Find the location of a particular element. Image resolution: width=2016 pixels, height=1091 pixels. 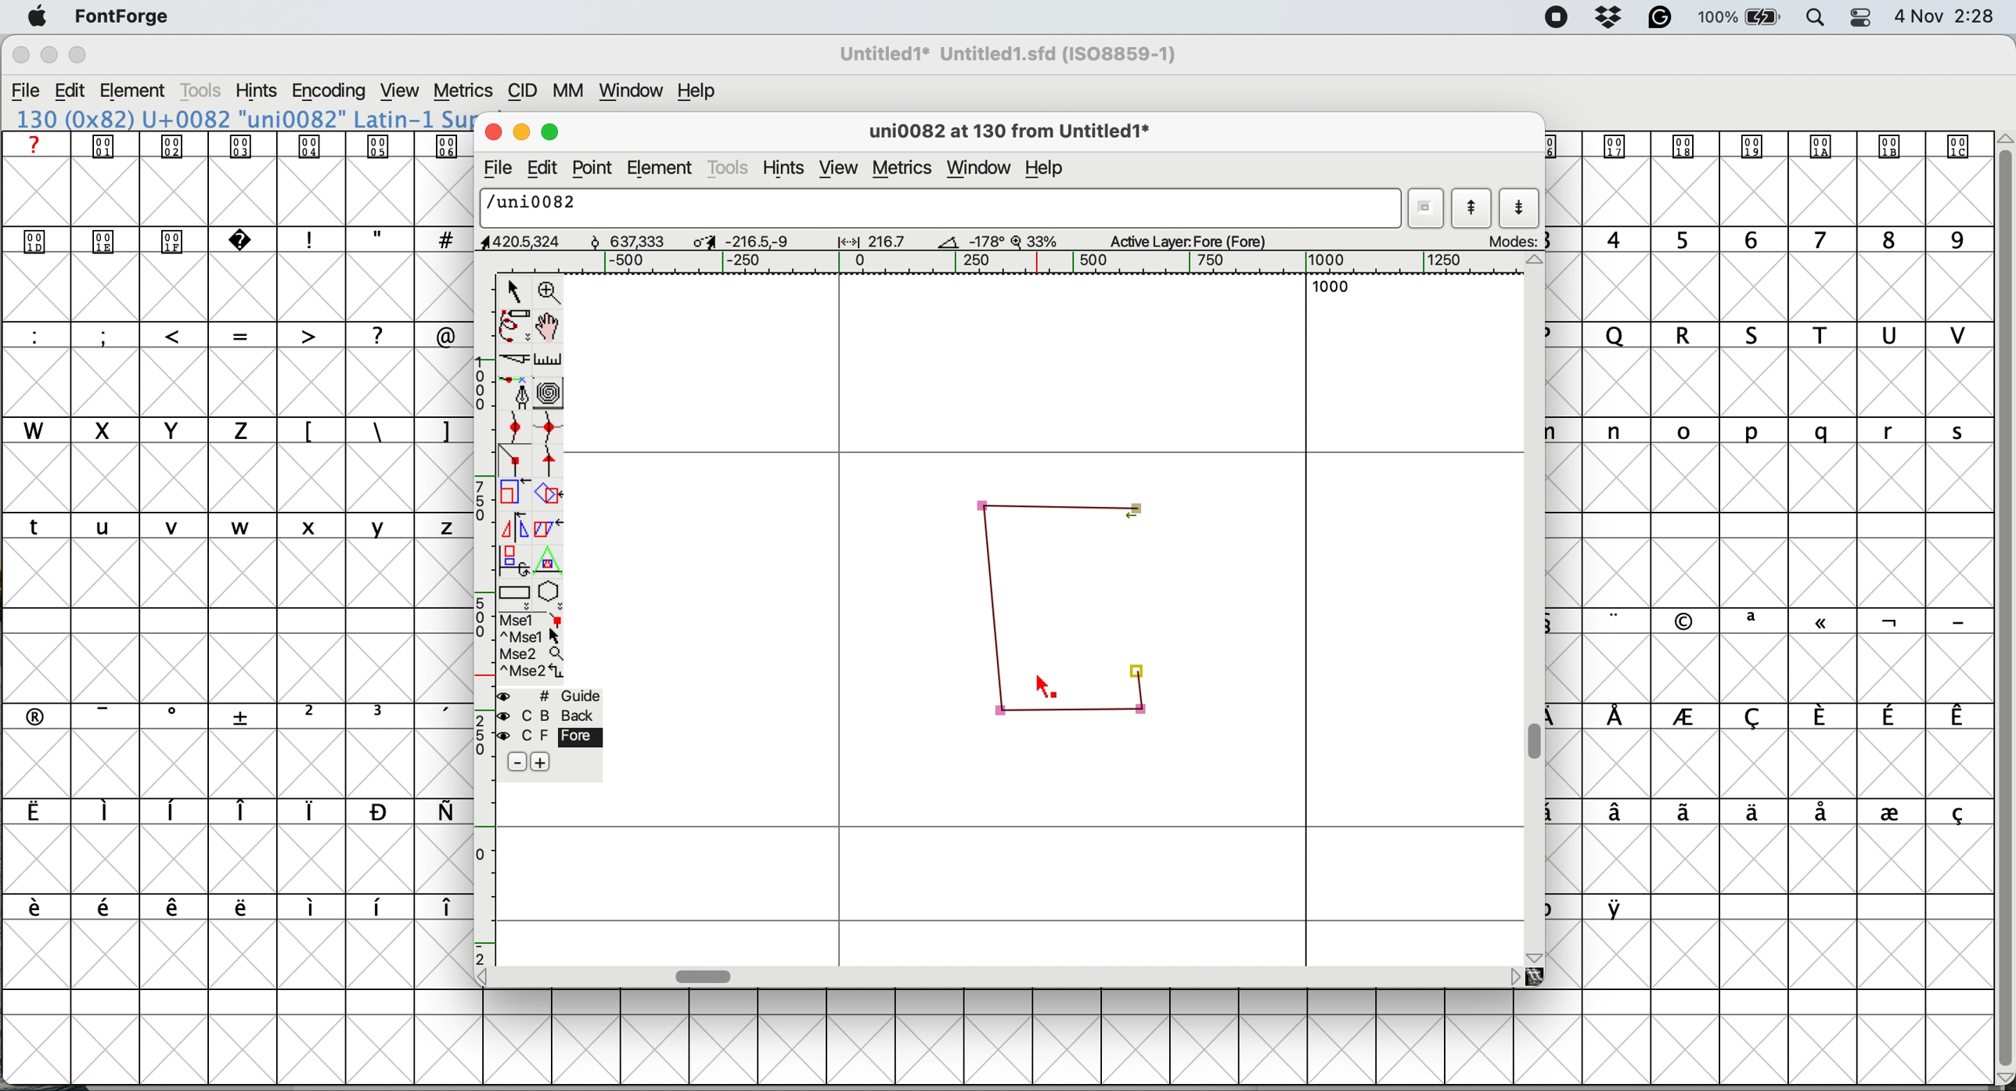

selector is located at coordinates (513, 293).